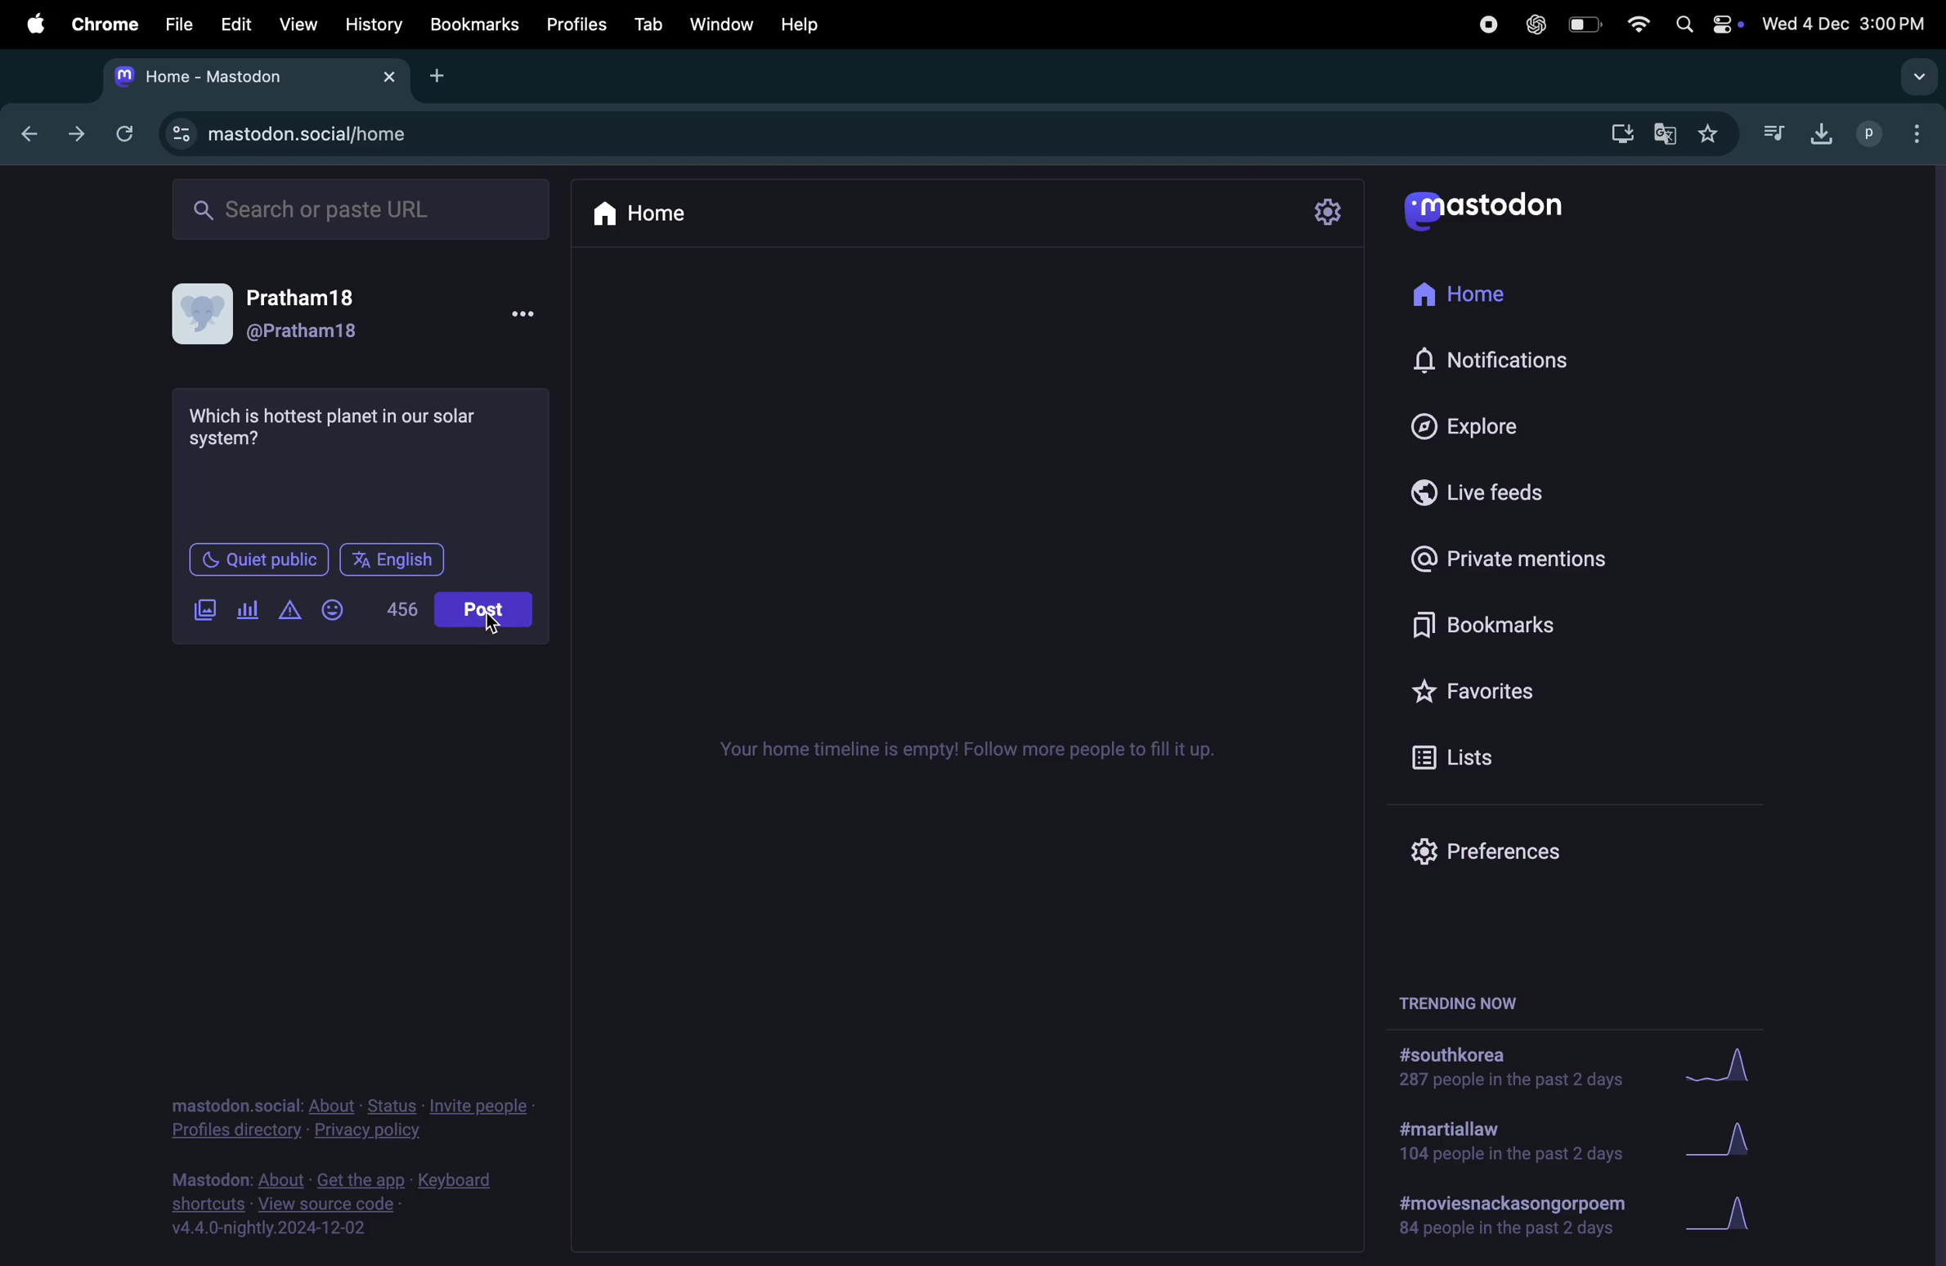  I want to click on settings, so click(1329, 213).